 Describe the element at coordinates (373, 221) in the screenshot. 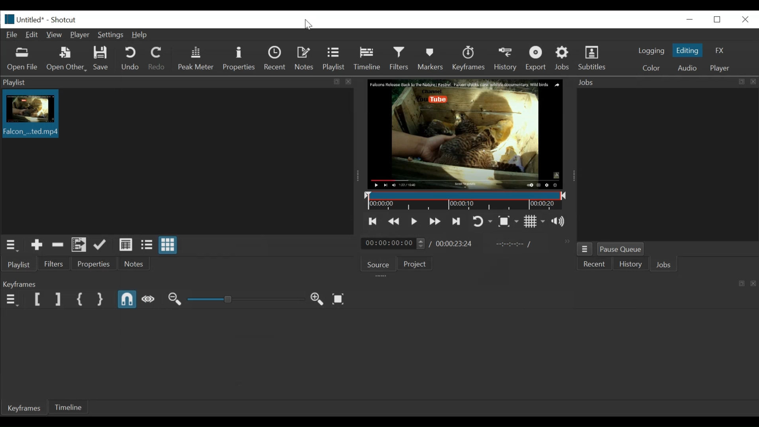

I see `Skip to the previous point` at that location.